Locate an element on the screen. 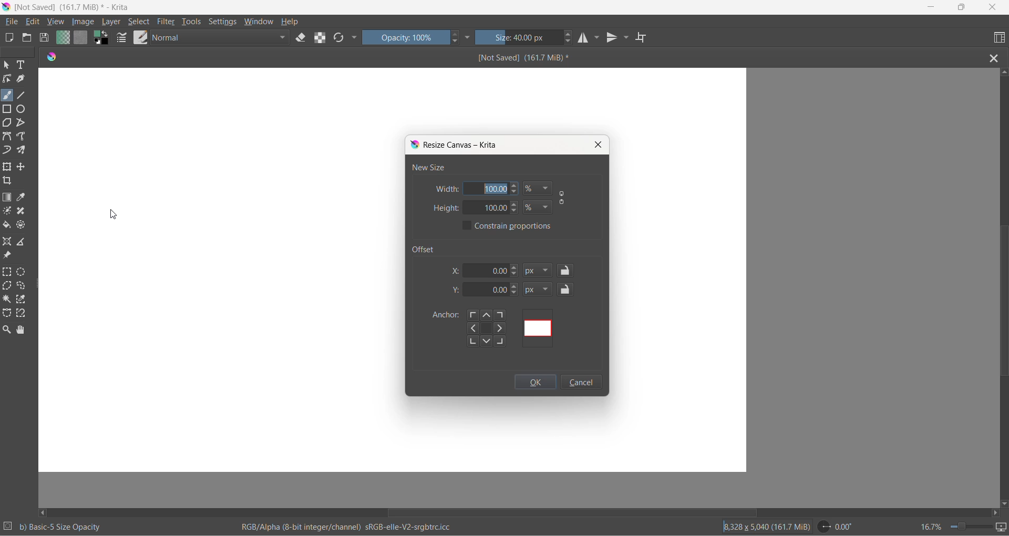 This screenshot has height=536, width=1009. offset using directions is located at coordinates (490, 328).